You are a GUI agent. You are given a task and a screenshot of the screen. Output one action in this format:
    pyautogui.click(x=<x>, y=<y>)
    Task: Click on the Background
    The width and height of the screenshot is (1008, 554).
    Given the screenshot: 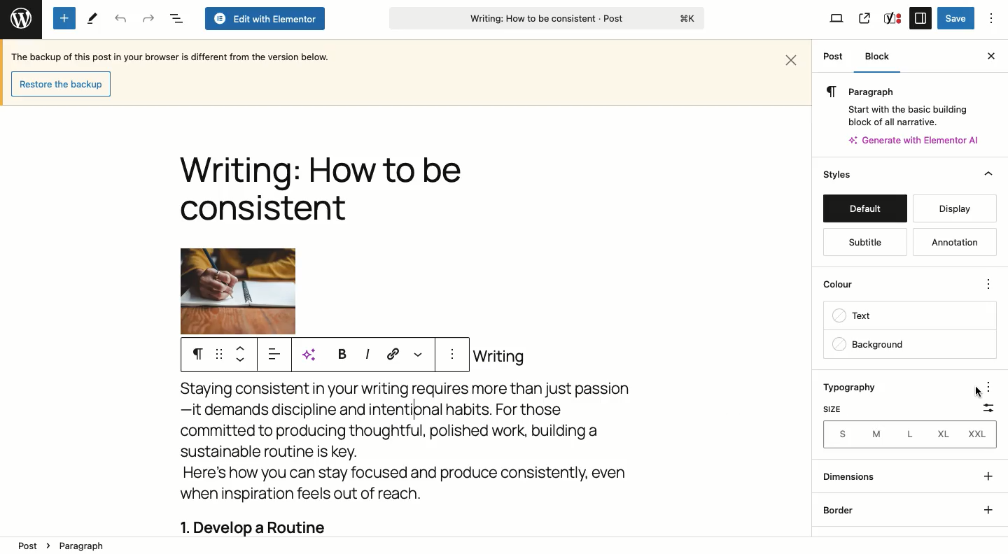 What is the action you would take?
    pyautogui.click(x=909, y=344)
    